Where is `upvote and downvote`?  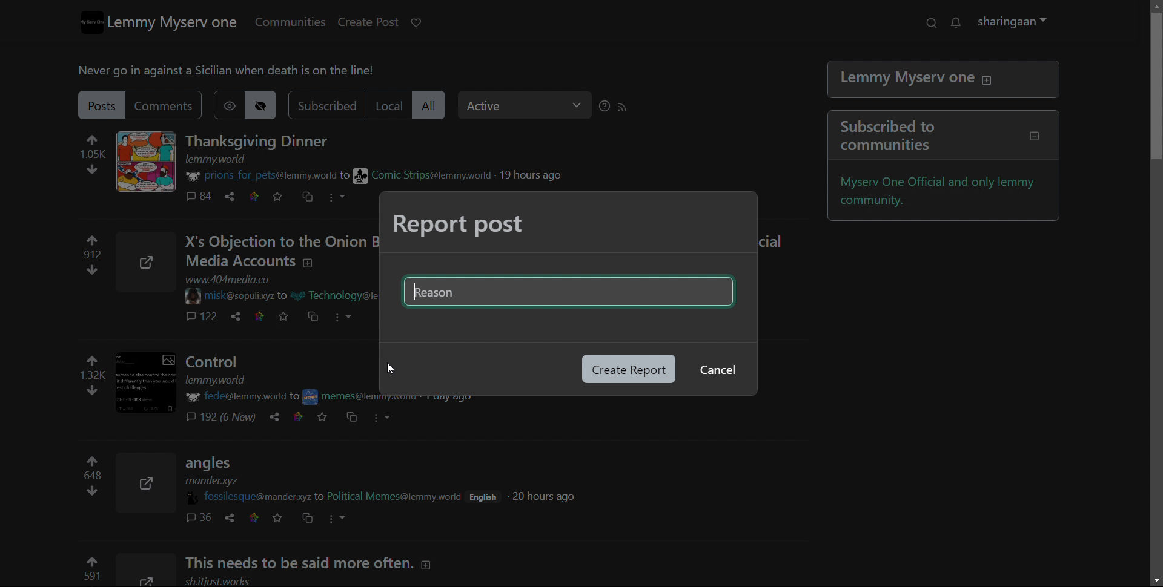 upvote and downvote is located at coordinates (89, 374).